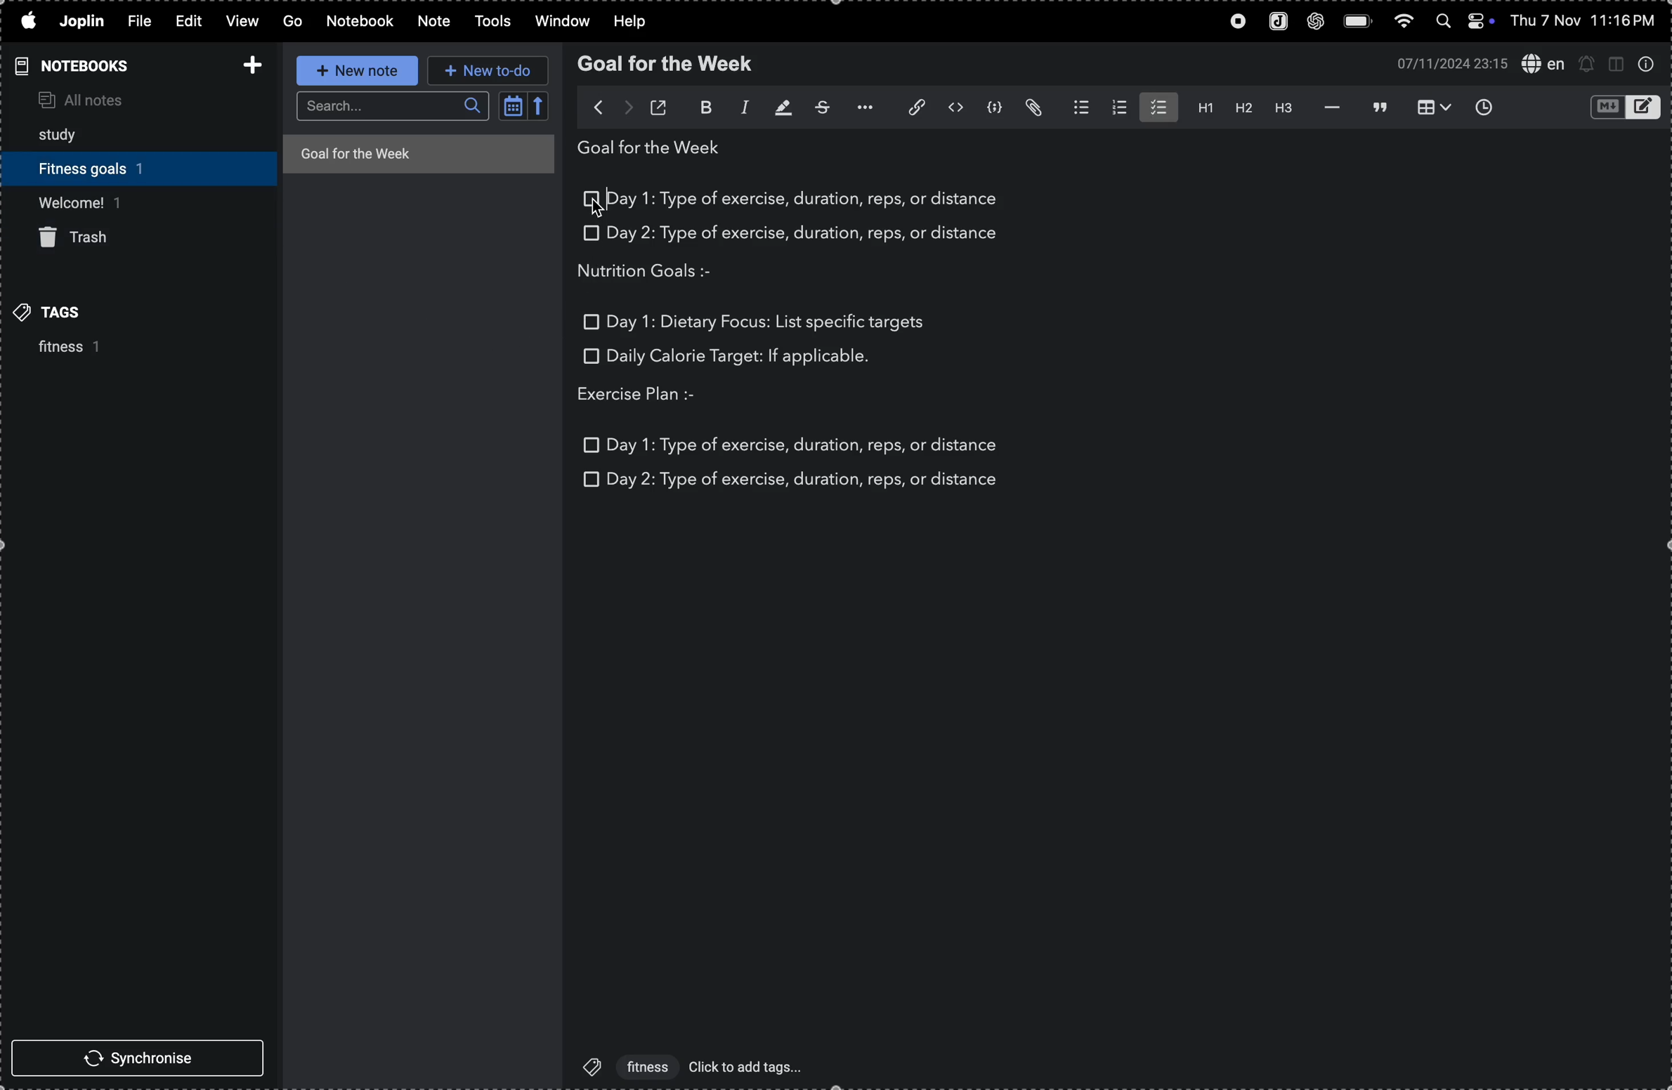  I want to click on record, so click(1230, 22).